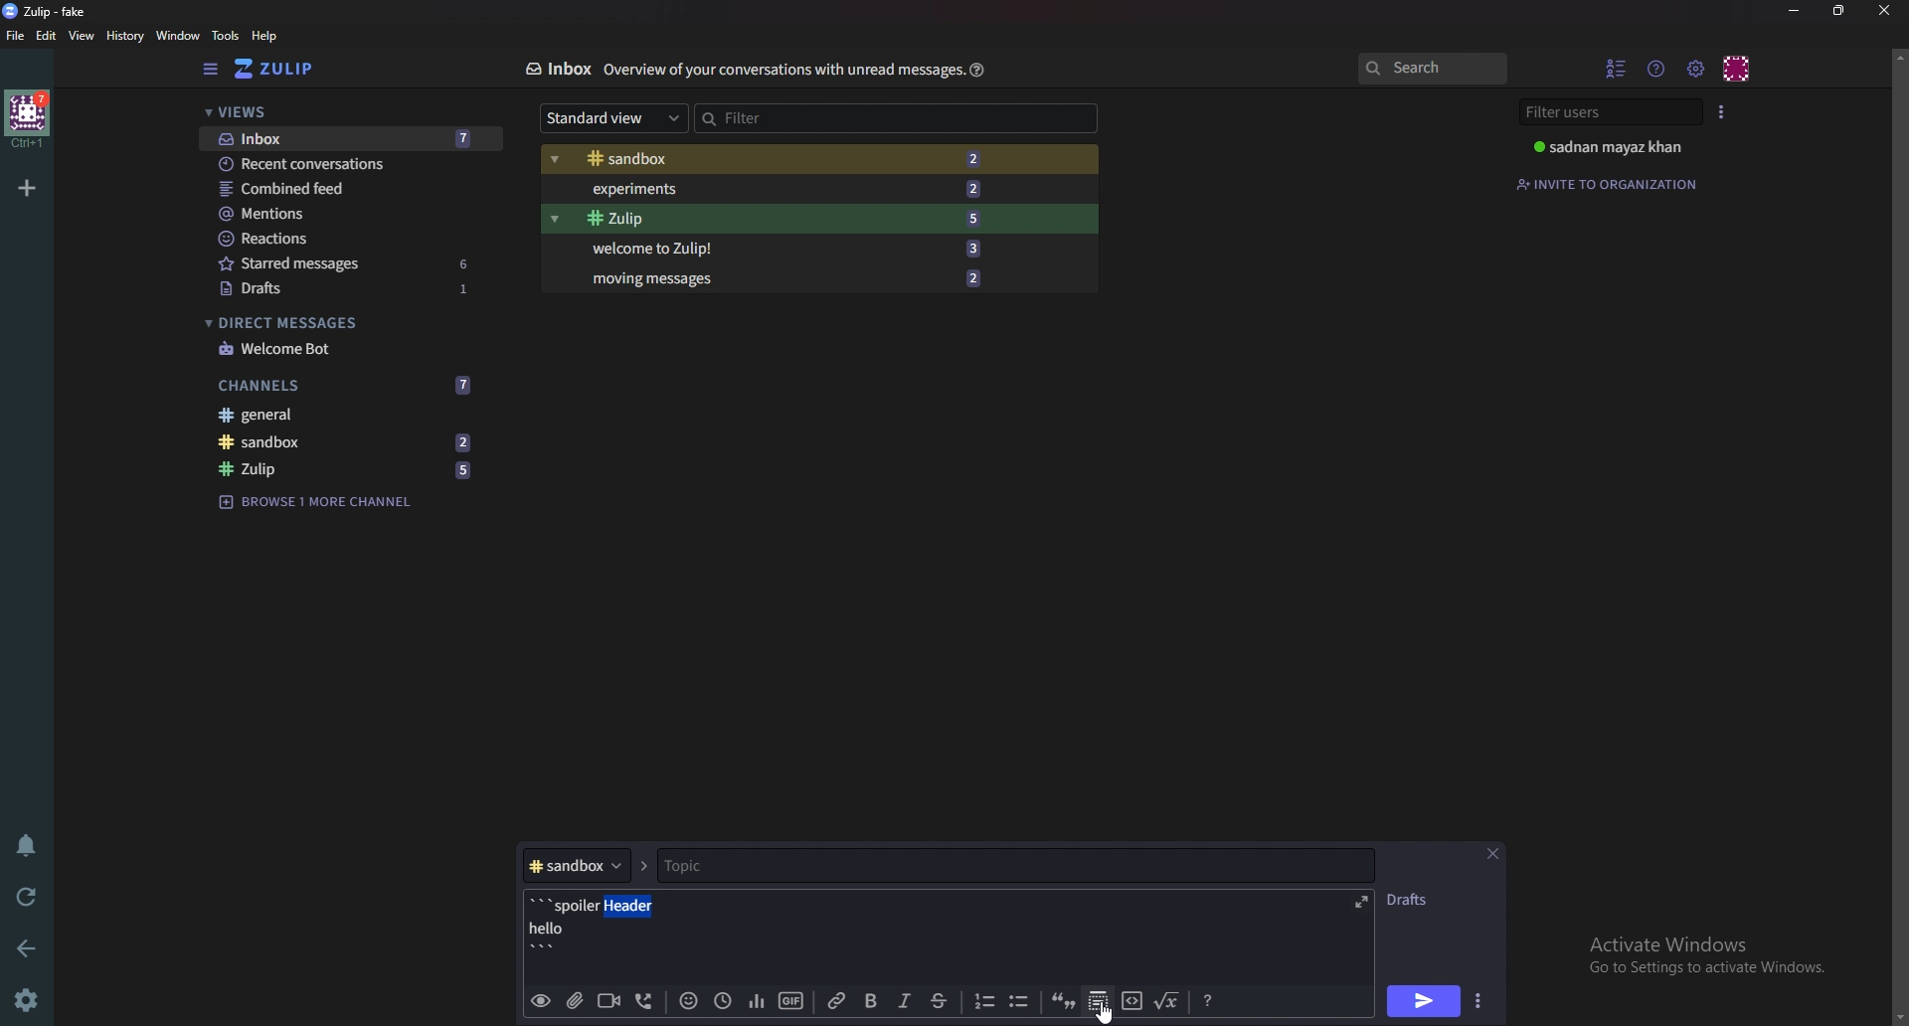  What do you see at coordinates (838, 1002) in the screenshot?
I see `link` at bounding box center [838, 1002].